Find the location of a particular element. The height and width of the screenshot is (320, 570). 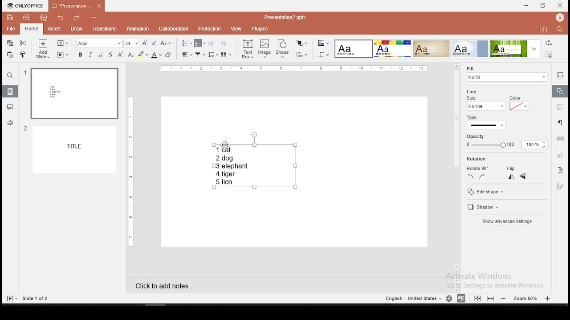

find is located at coordinates (9, 76).